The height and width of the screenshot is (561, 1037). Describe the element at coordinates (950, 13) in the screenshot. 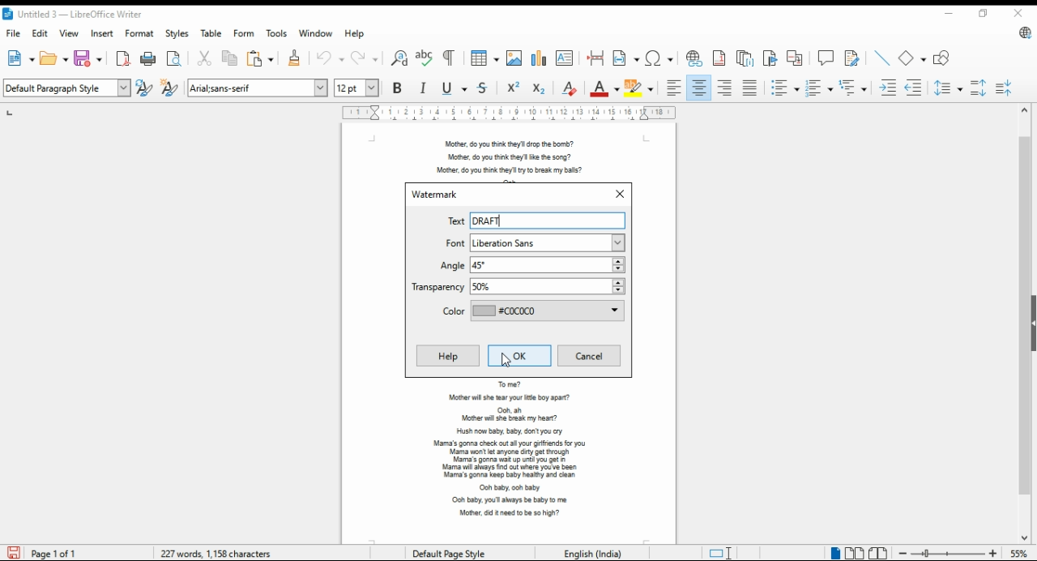

I see `minimize` at that location.